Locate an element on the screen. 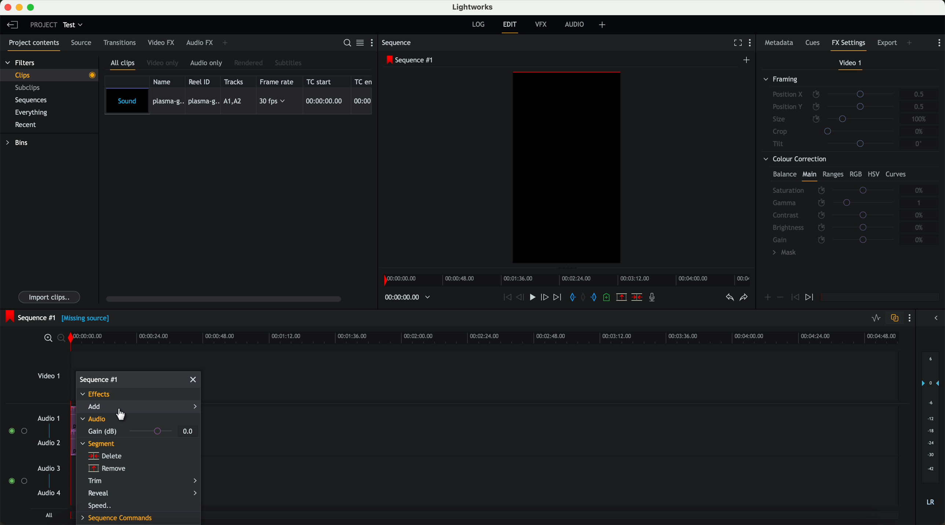  add keyframe at the current position is located at coordinates (768, 298).